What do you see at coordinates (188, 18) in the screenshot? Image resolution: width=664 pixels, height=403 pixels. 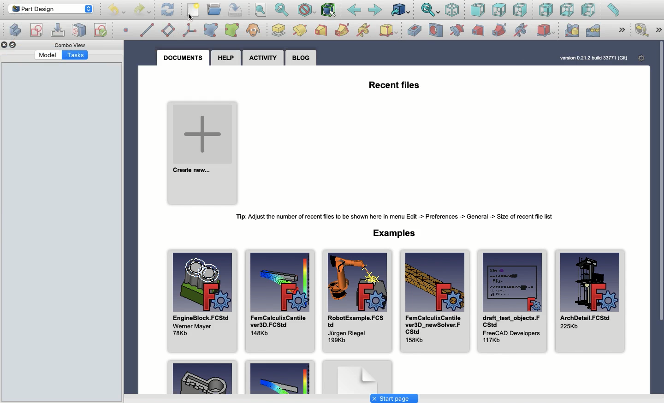 I see `Cursor` at bounding box center [188, 18].